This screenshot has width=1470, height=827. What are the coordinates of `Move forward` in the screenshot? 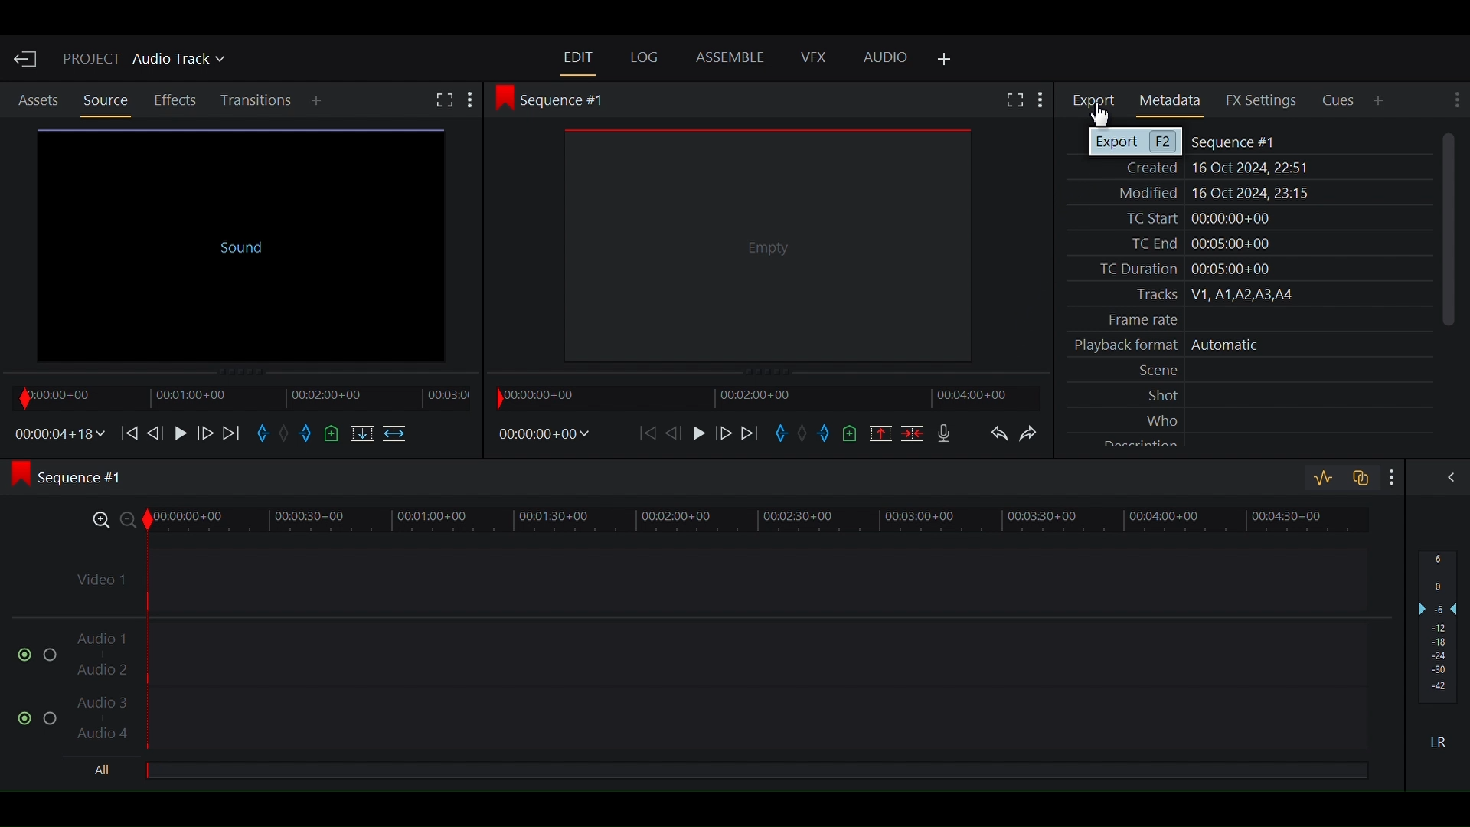 It's located at (753, 433).